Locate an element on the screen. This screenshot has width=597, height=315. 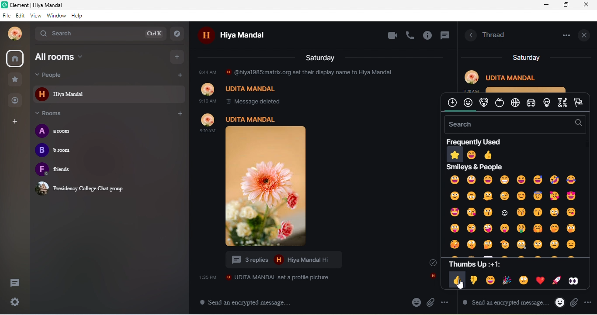
create a space is located at coordinates (16, 122).